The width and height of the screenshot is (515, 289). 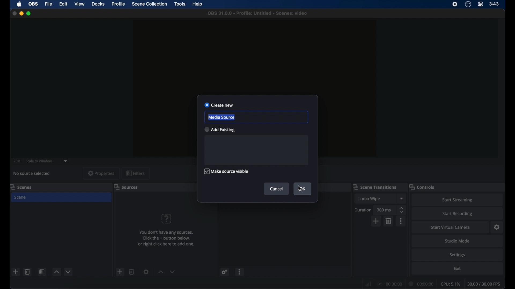 I want to click on stepper buttons, so click(x=401, y=210).